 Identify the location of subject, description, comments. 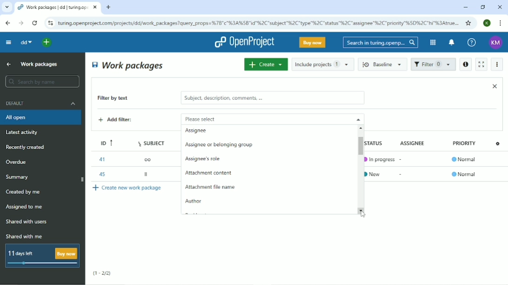
(272, 98).